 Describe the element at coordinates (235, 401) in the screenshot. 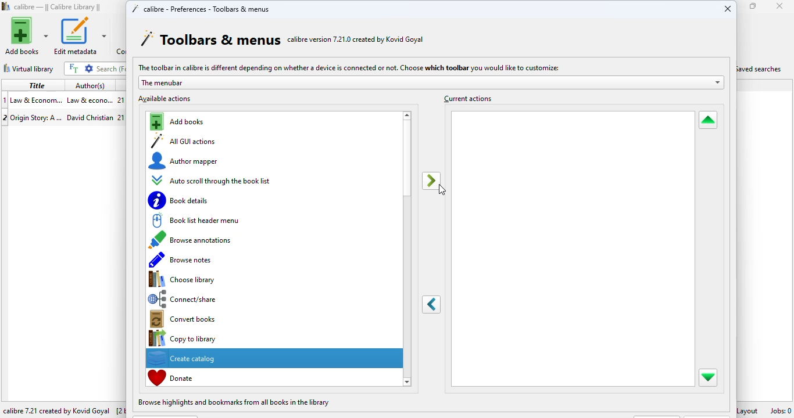

I see `browse highlights and bookmarks from all books in the library` at that location.